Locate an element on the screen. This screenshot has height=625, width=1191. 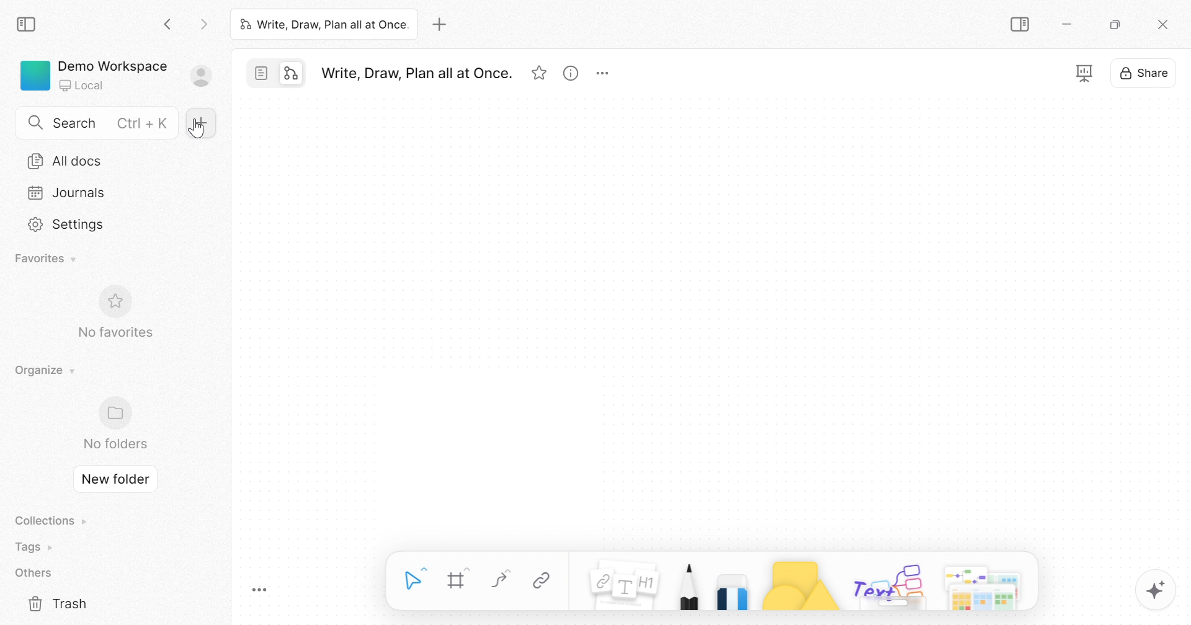
Collapse sidebar is located at coordinates (27, 25).